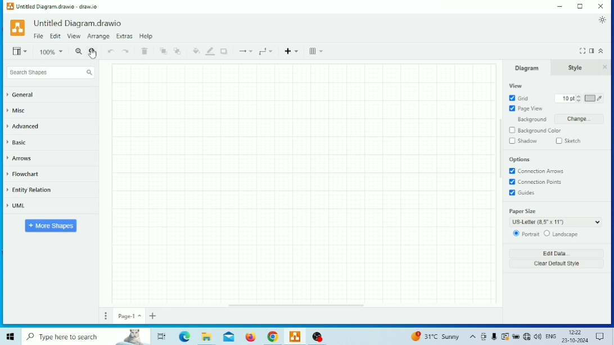 The width and height of the screenshot is (614, 345). What do you see at coordinates (555, 217) in the screenshot?
I see `Paper Size` at bounding box center [555, 217].